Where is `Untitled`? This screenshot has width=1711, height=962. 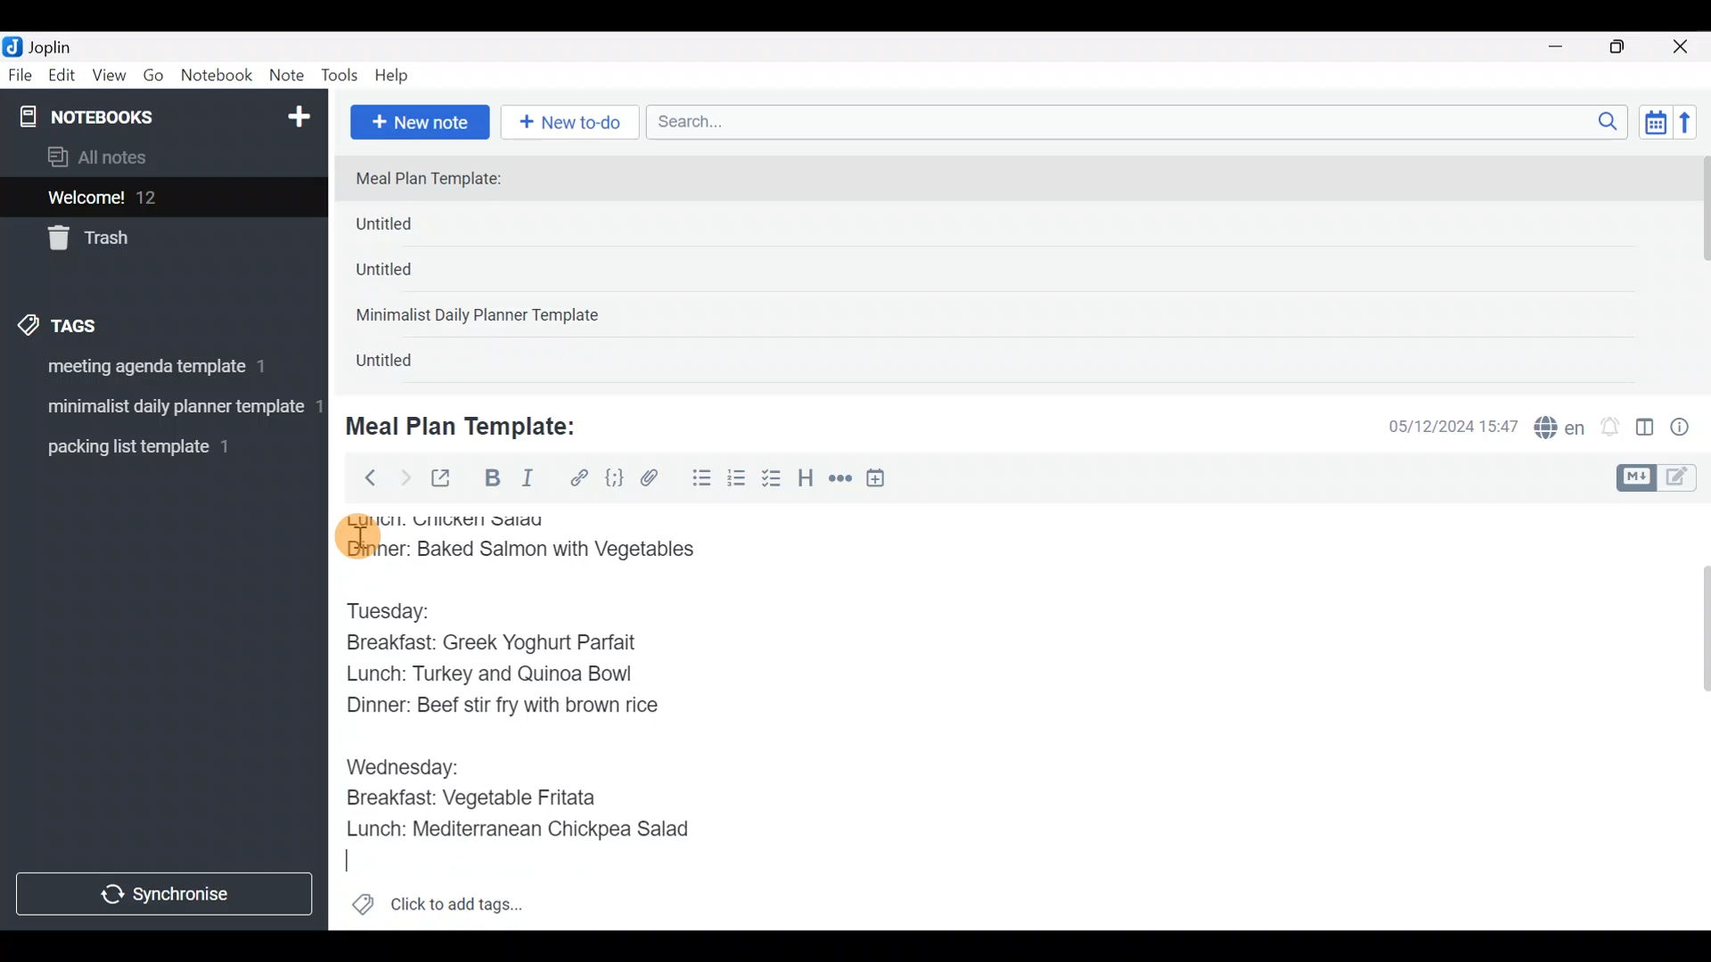 Untitled is located at coordinates (408, 275).